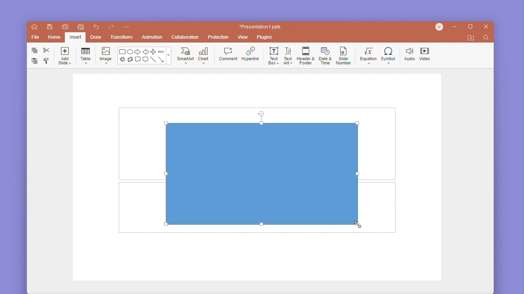  I want to click on date and time, so click(324, 55).